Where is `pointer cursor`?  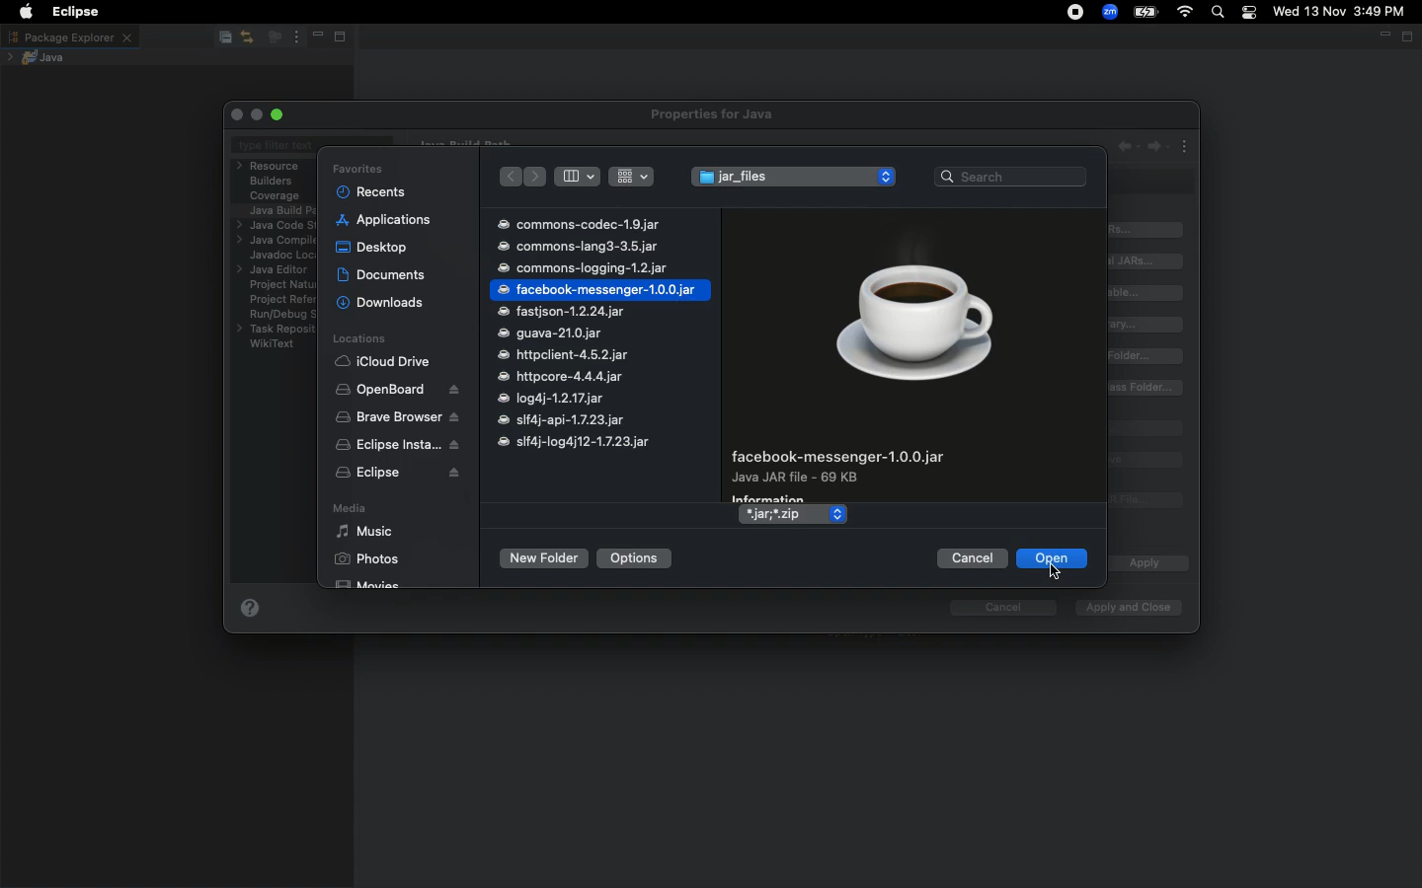 pointer cursor is located at coordinates (1040, 575).